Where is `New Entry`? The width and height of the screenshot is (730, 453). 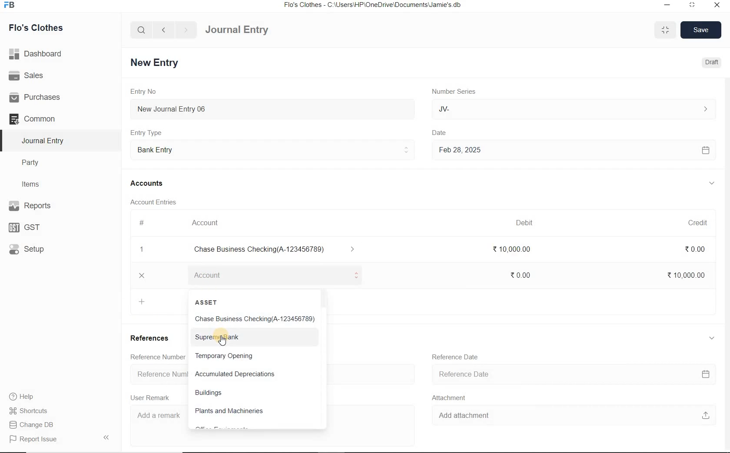 New Entry is located at coordinates (156, 62).